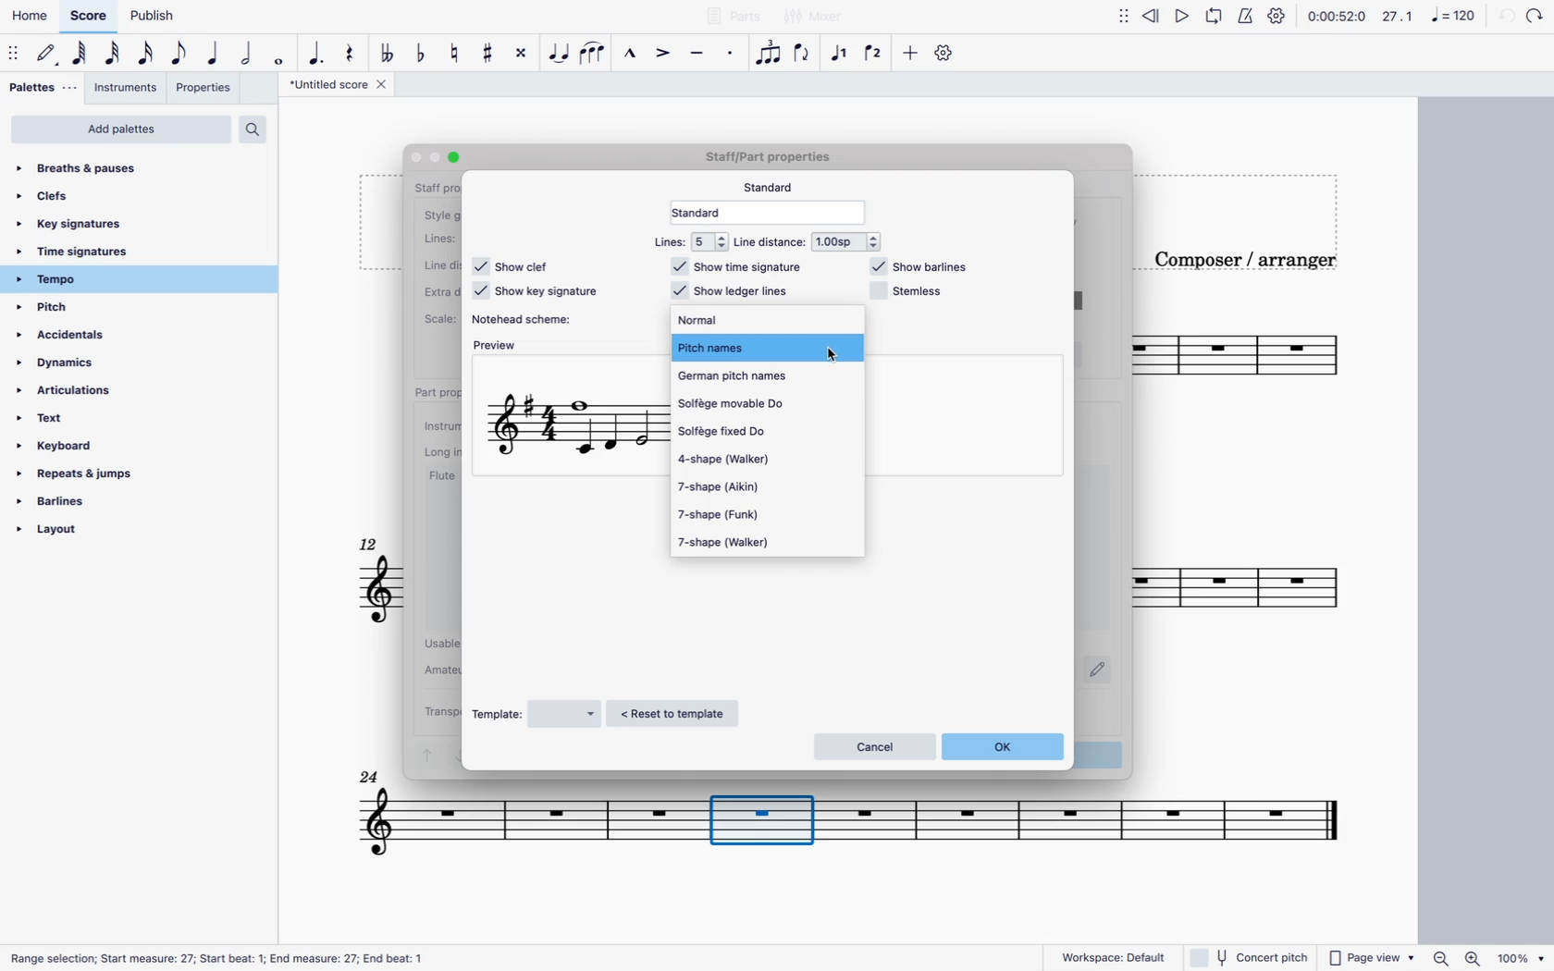 This screenshot has height=971, width=1554. Describe the element at coordinates (88, 391) in the screenshot. I see `articulations` at that location.